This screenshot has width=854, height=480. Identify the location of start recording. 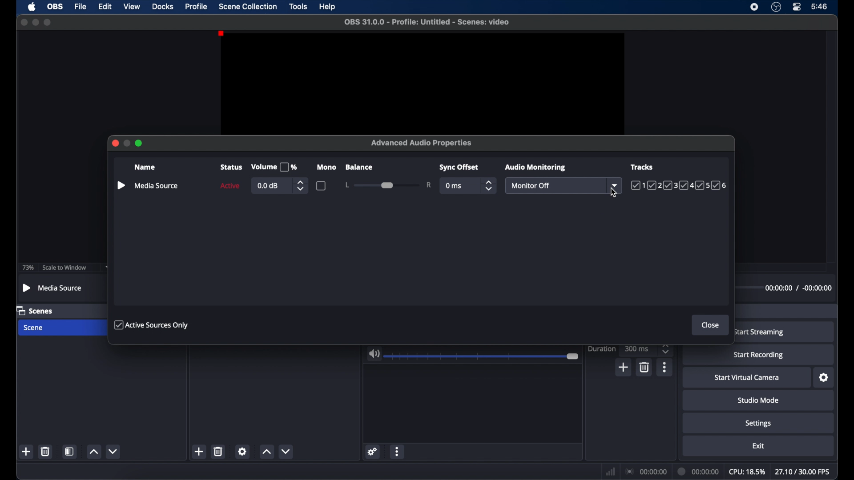
(760, 355).